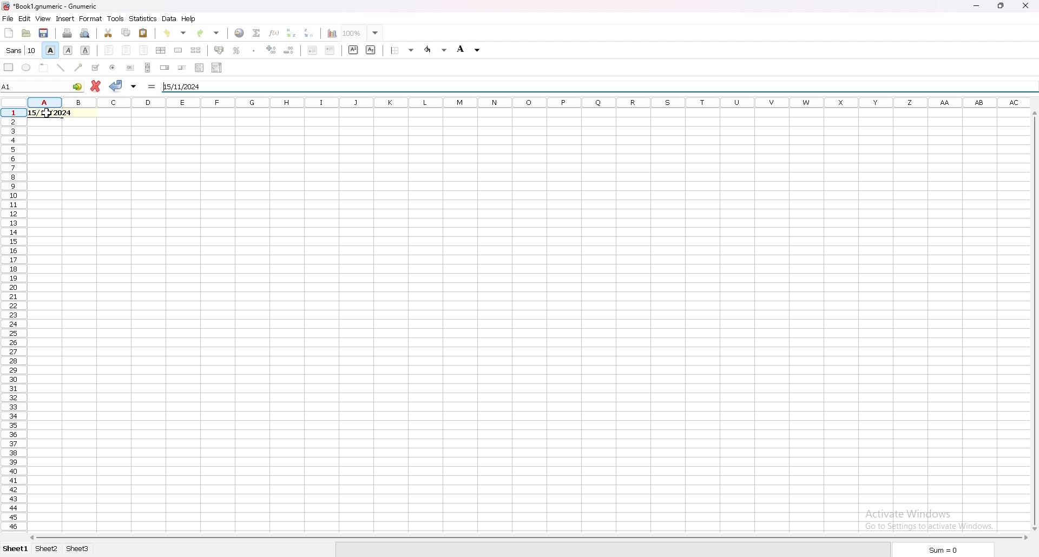 The image size is (1039, 557). Describe the element at coordinates (152, 86) in the screenshot. I see `formula` at that location.